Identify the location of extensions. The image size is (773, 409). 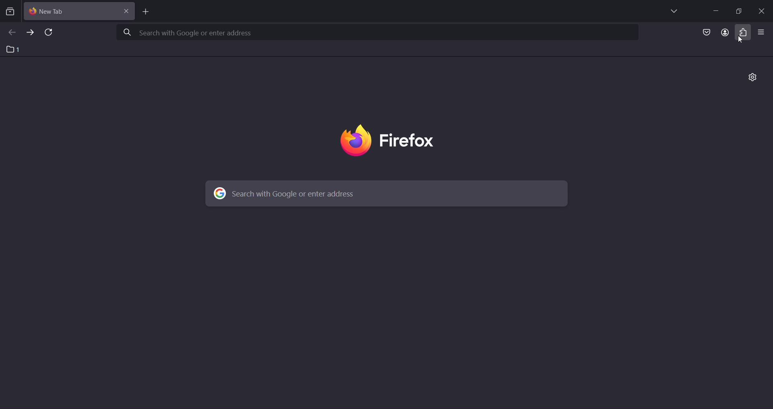
(742, 32).